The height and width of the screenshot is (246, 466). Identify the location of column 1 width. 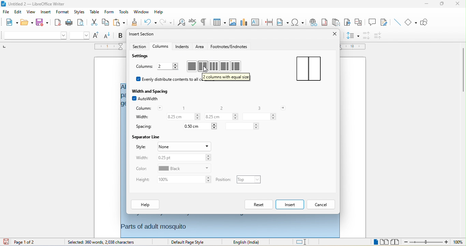
(183, 117).